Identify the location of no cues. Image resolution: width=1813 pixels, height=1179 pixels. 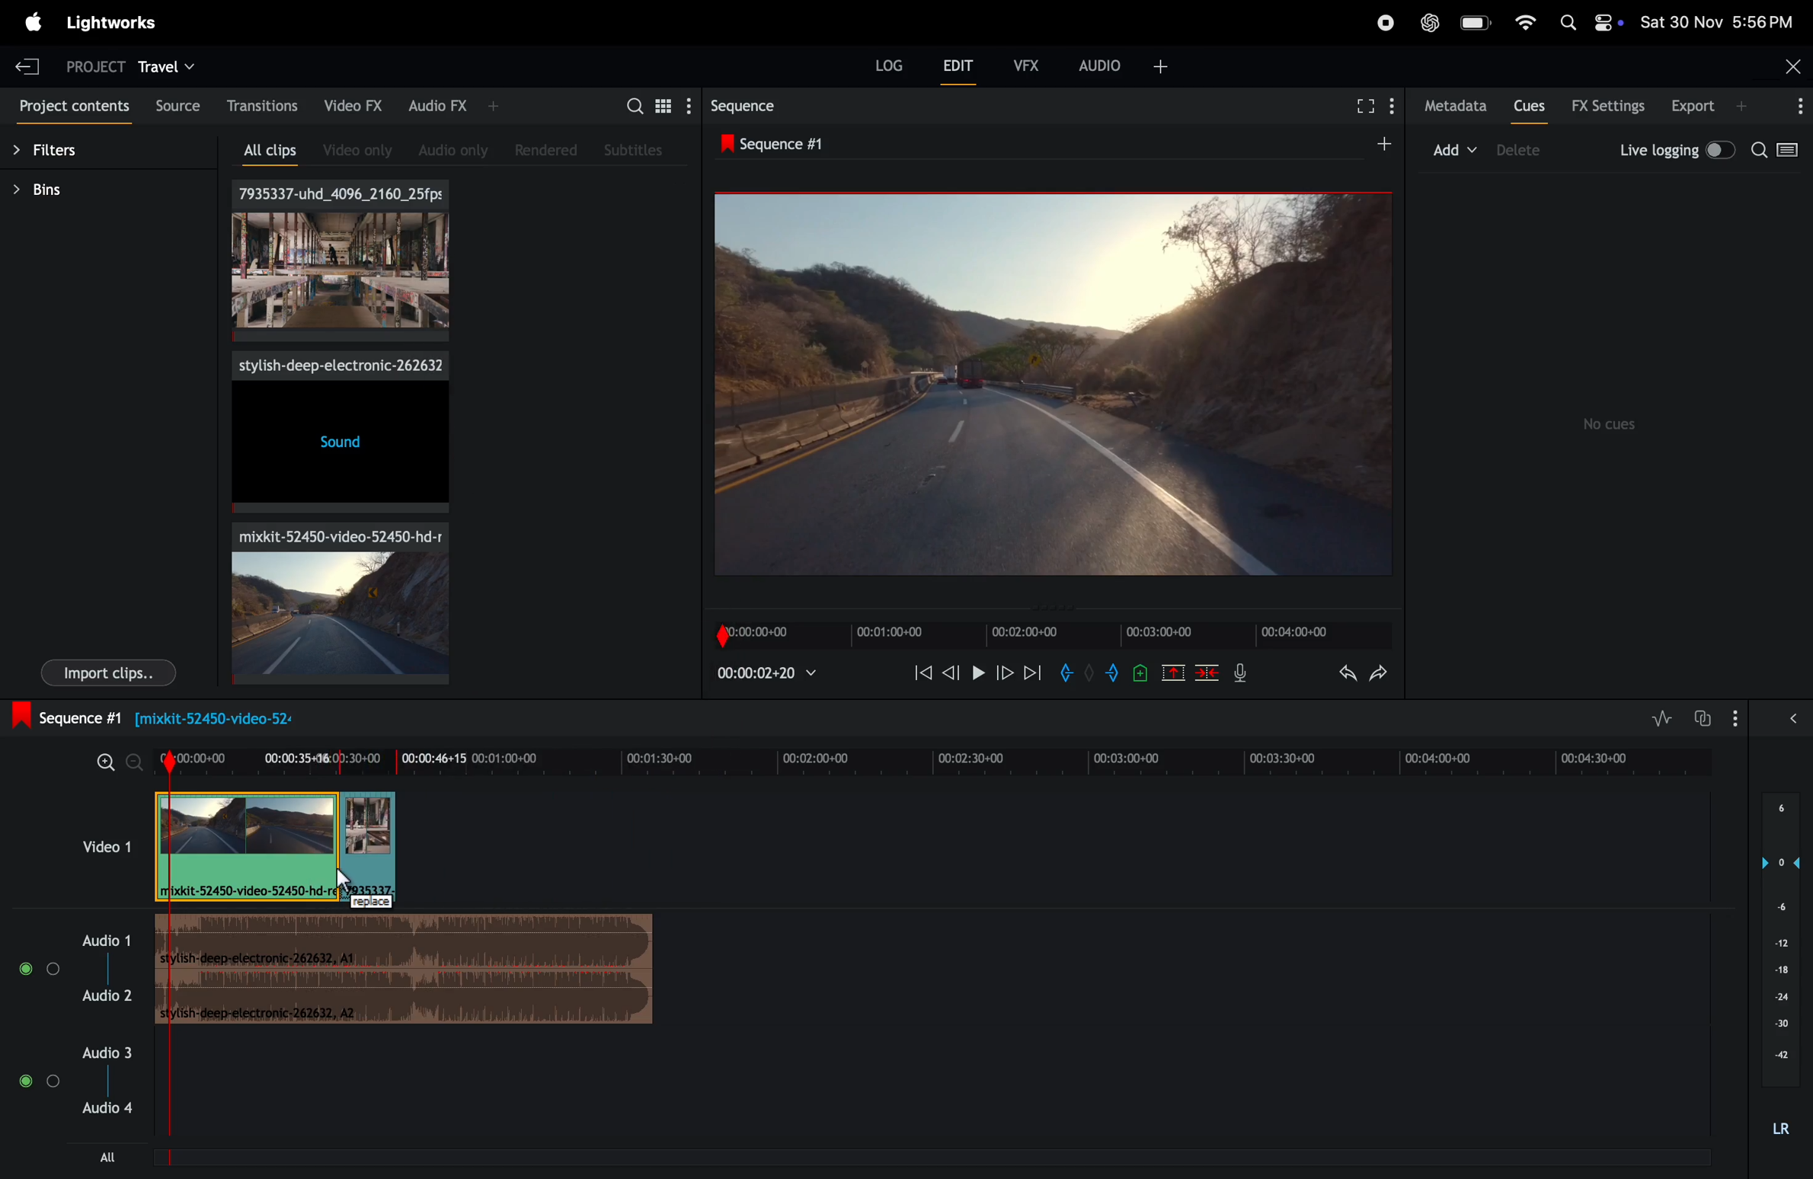
(1612, 424).